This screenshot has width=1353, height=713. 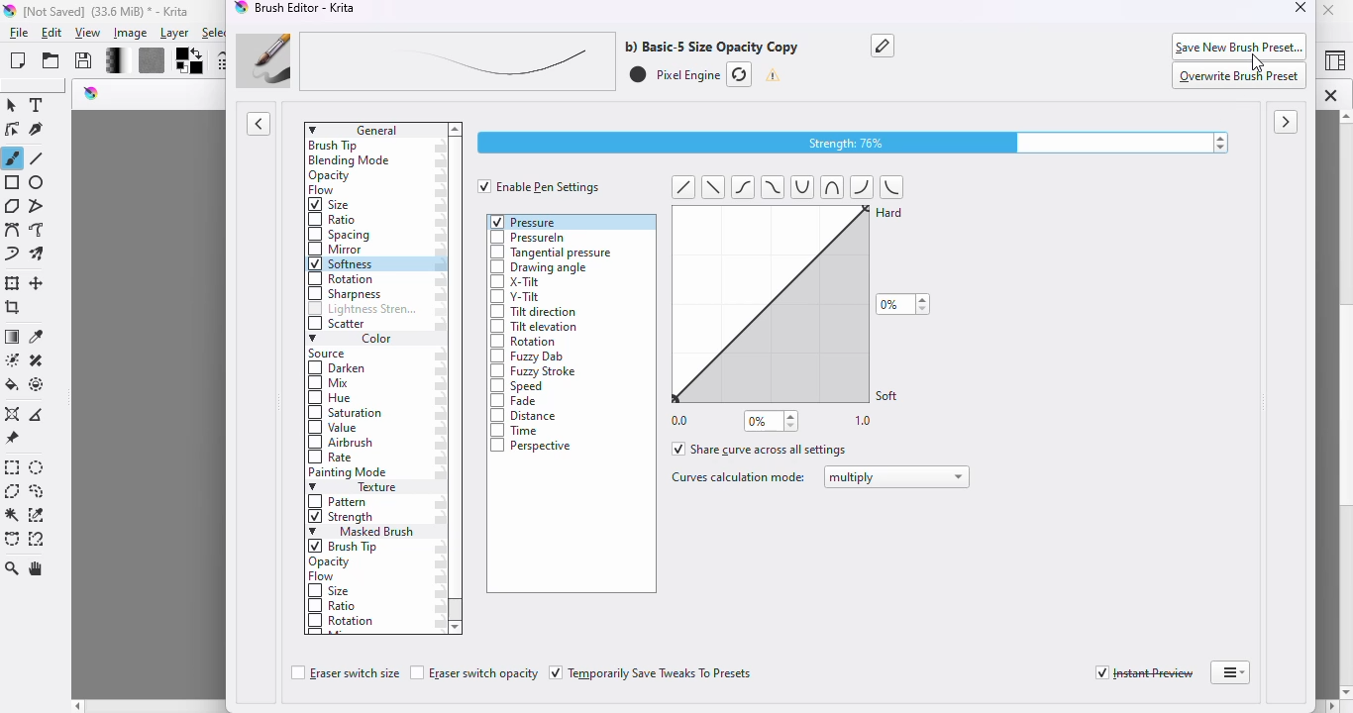 What do you see at coordinates (12, 414) in the screenshot?
I see `assistant tool` at bounding box center [12, 414].